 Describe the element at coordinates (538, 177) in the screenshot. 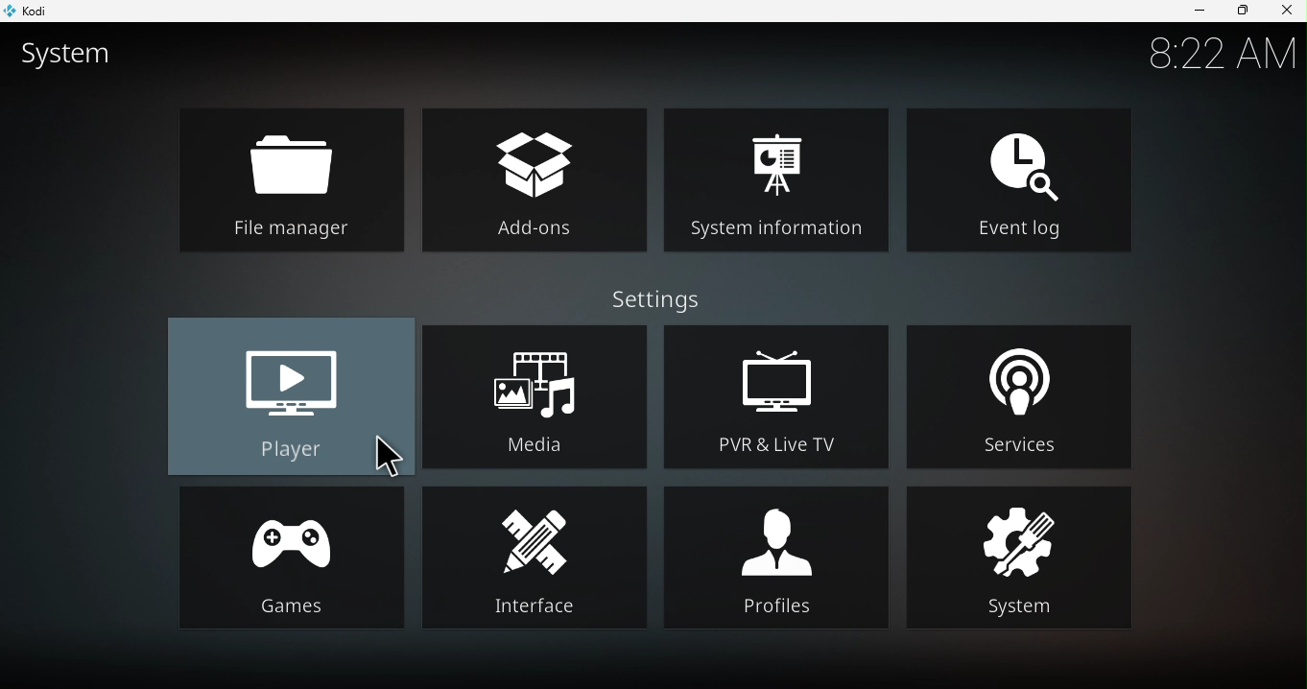

I see `Add-ons` at that location.